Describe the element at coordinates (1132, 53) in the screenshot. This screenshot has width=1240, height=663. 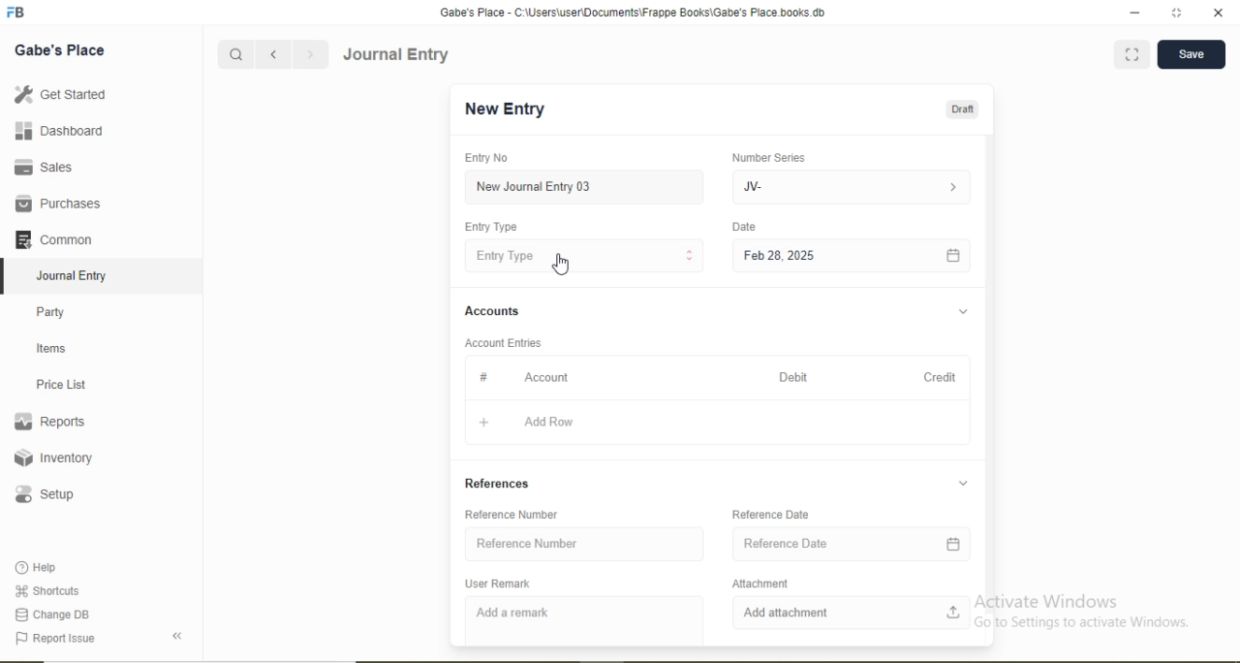
I see `Full screen` at that location.